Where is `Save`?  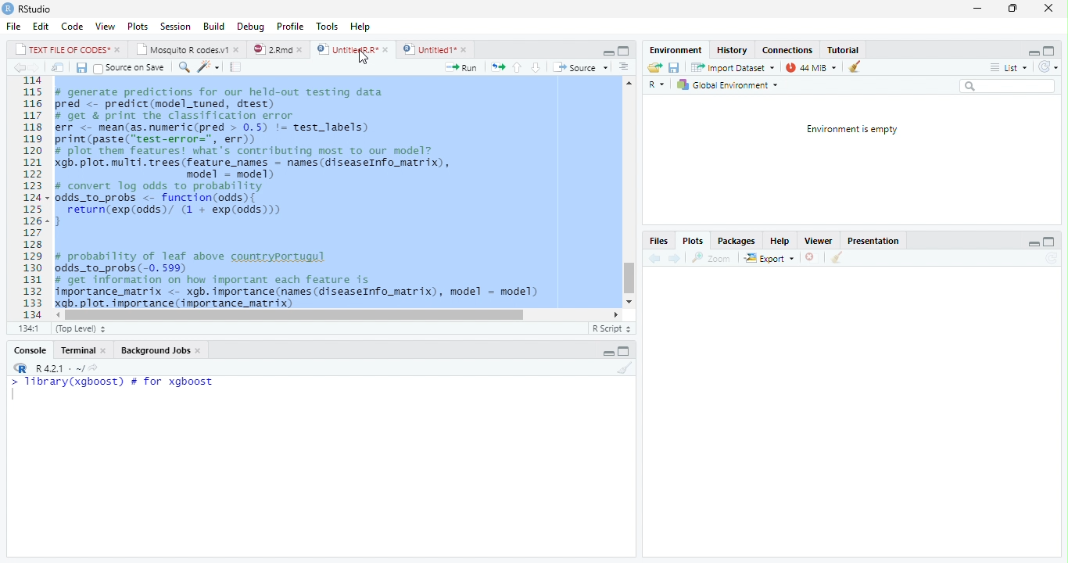 Save is located at coordinates (79, 66).